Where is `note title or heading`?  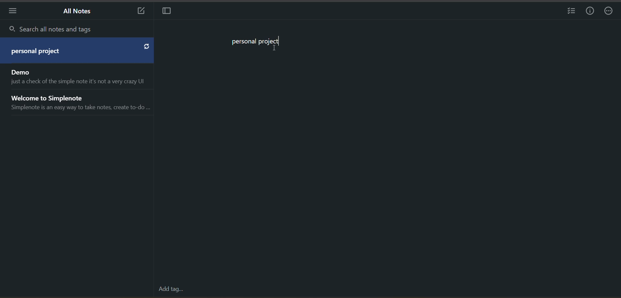 note title or heading is located at coordinates (256, 42).